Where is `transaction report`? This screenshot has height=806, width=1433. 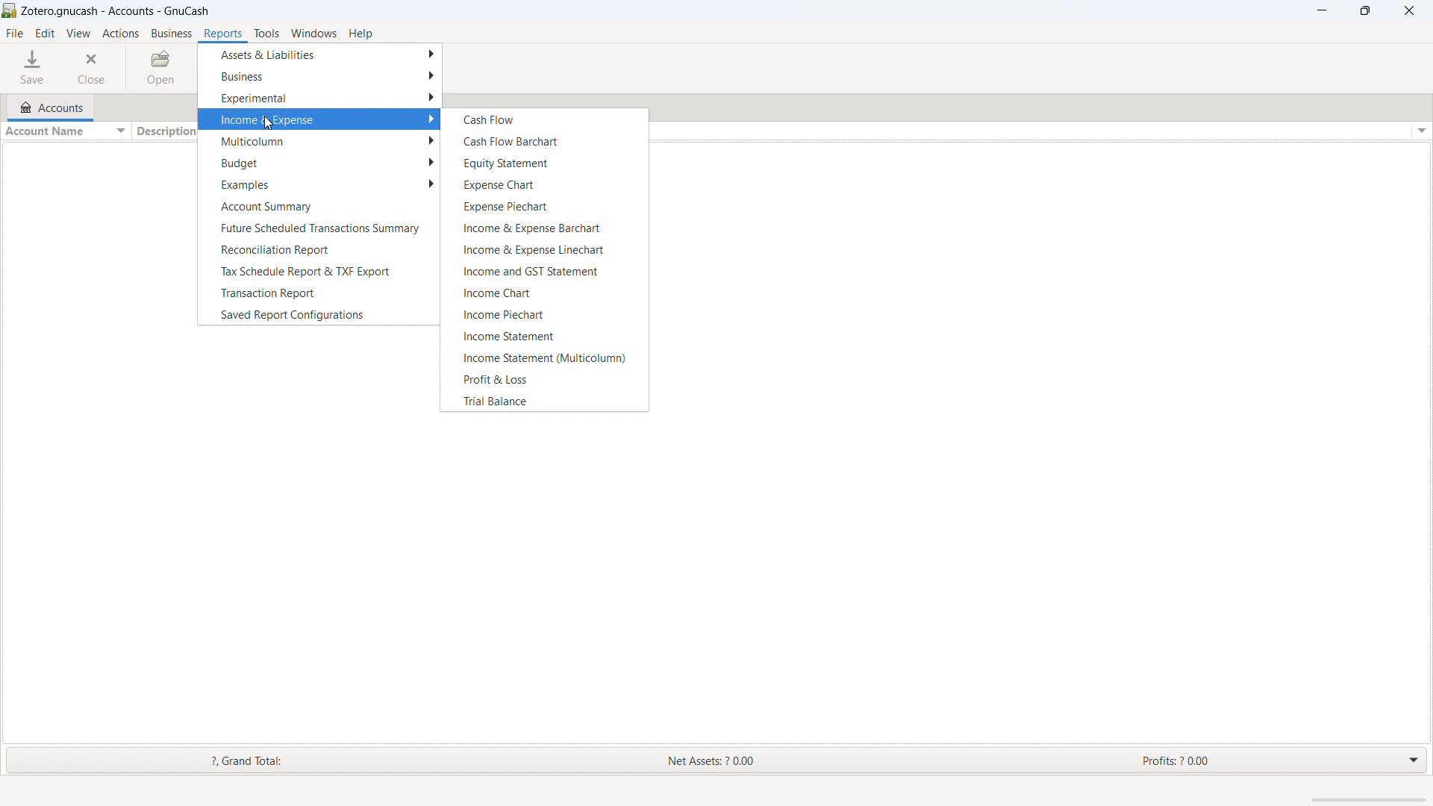 transaction report is located at coordinates (317, 293).